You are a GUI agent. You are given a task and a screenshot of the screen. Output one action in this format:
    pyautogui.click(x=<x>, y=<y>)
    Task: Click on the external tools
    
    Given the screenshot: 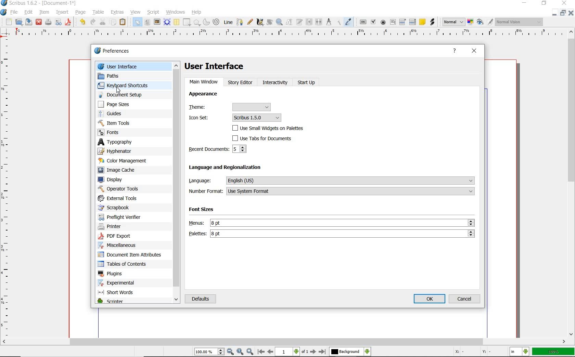 What is the action you would take?
    pyautogui.click(x=120, y=198)
    